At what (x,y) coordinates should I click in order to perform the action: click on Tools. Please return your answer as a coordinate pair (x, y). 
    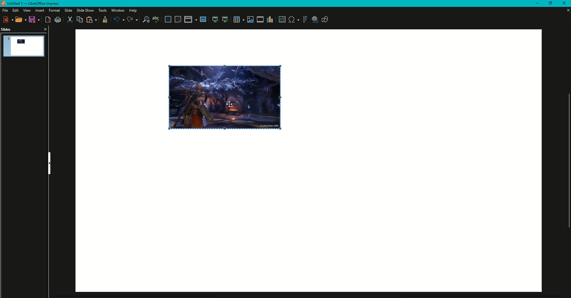
    Looking at the image, I should click on (102, 10).